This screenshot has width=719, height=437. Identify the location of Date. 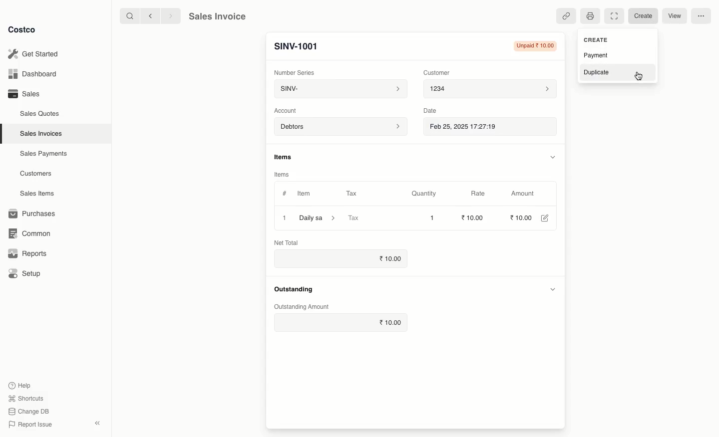
(432, 112).